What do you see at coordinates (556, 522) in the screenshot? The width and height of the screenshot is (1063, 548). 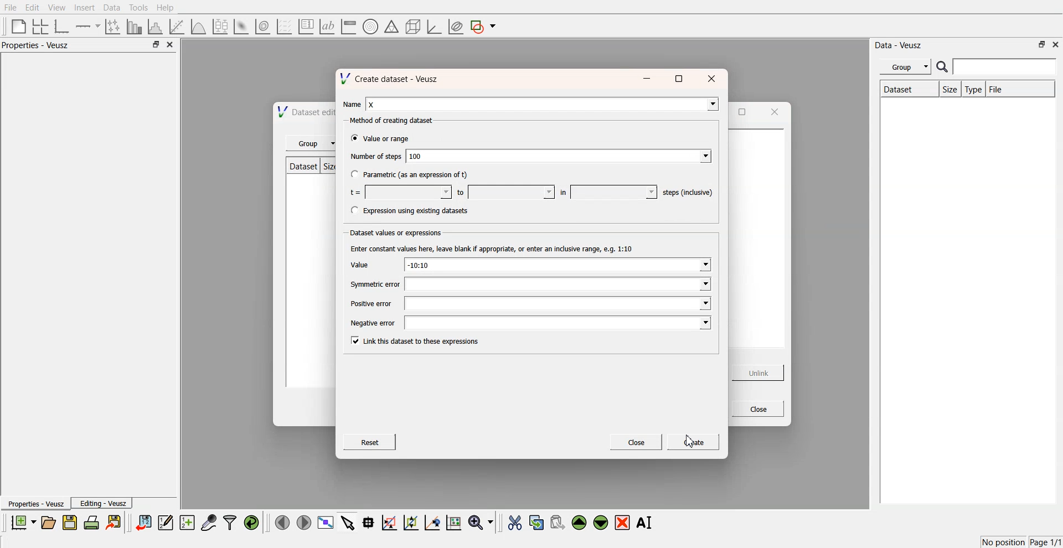 I see `paste the selected widgets` at bounding box center [556, 522].